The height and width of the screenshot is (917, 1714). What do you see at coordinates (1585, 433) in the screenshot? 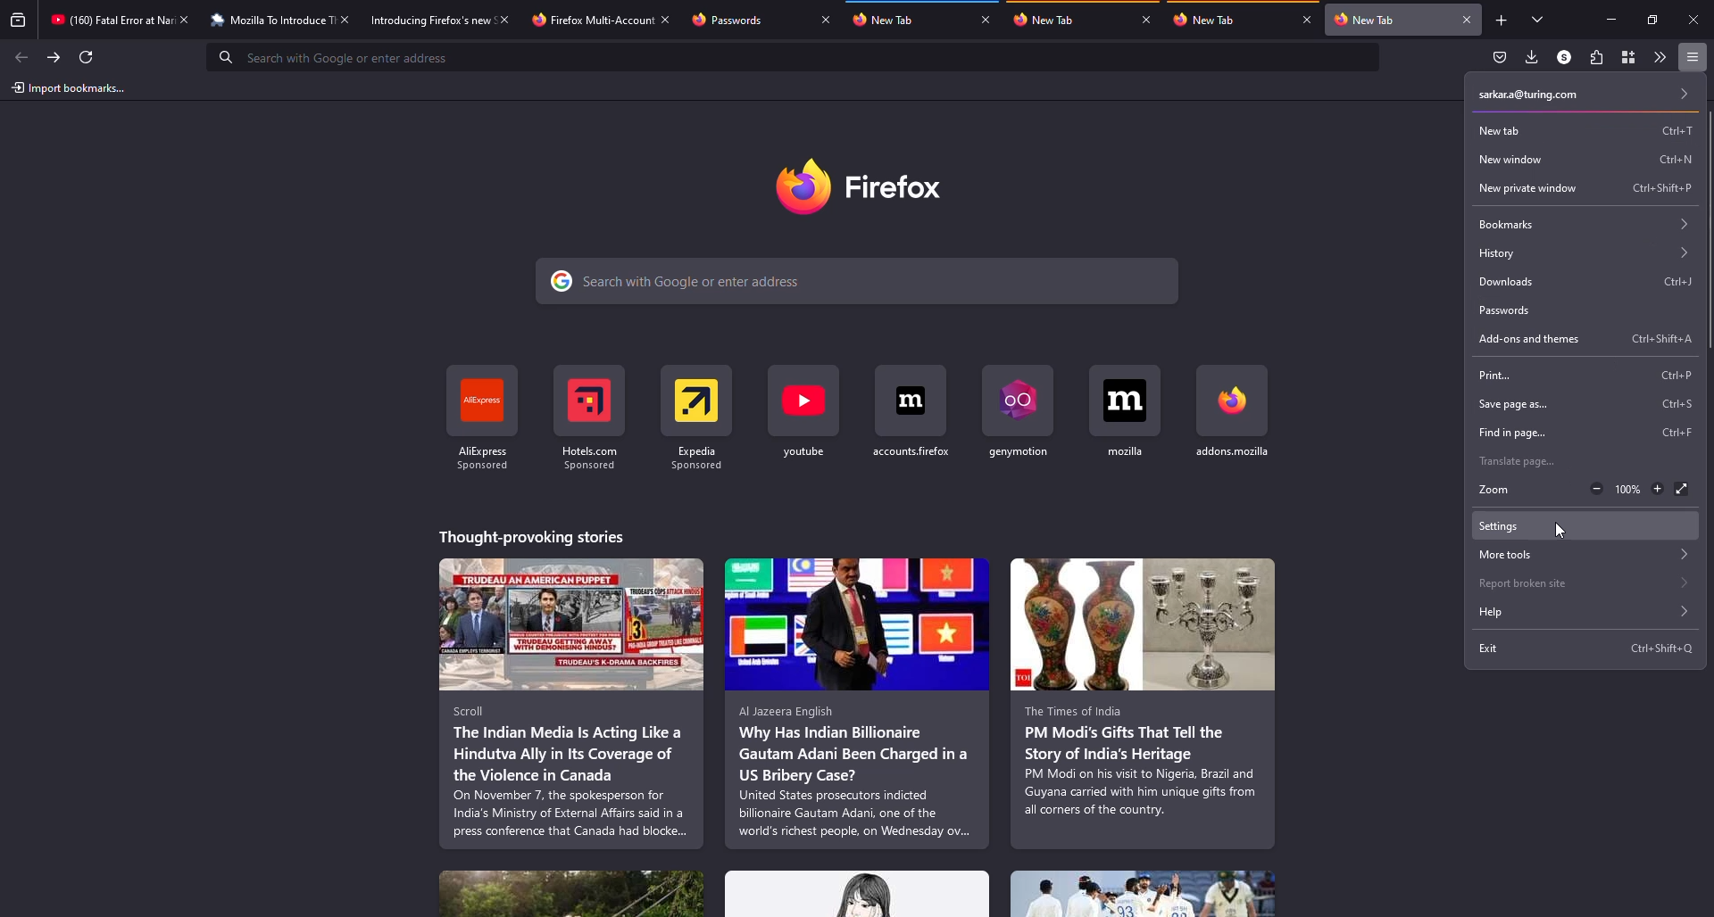
I see `find in page` at bounding box center [1585, 433].